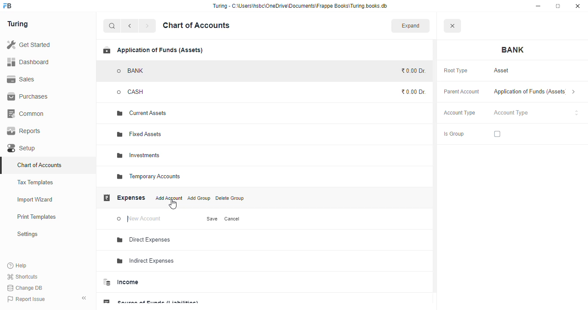 The width and height of the screenshot is (588, 310). What do you see at coordinates (456, 71) in the screenshot?
I see `root type` at bounding box center [456, 71].